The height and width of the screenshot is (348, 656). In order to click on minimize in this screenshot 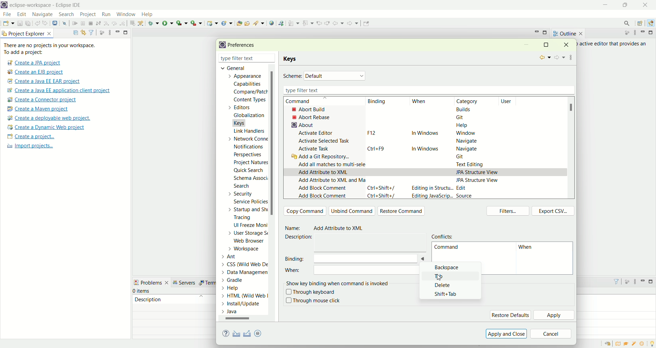, I will do `click(537, 32)`.